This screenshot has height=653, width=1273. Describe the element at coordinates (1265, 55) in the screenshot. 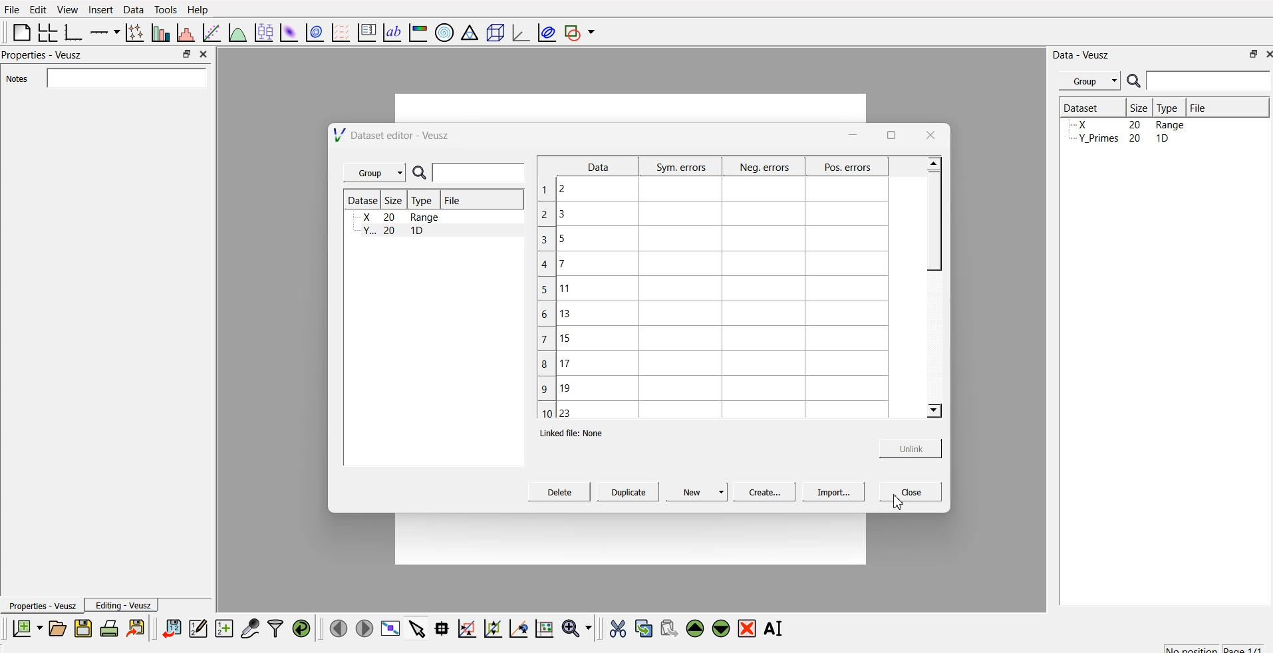

I see `close` at that location.